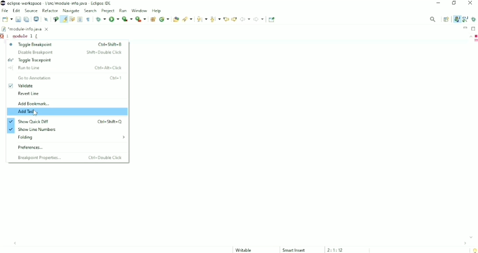 The height and width of the screenshot is (253, 478). What do you see at coordinates (114, 19) in the screenshot?
I see `Run` at bounding box center [114, 19].